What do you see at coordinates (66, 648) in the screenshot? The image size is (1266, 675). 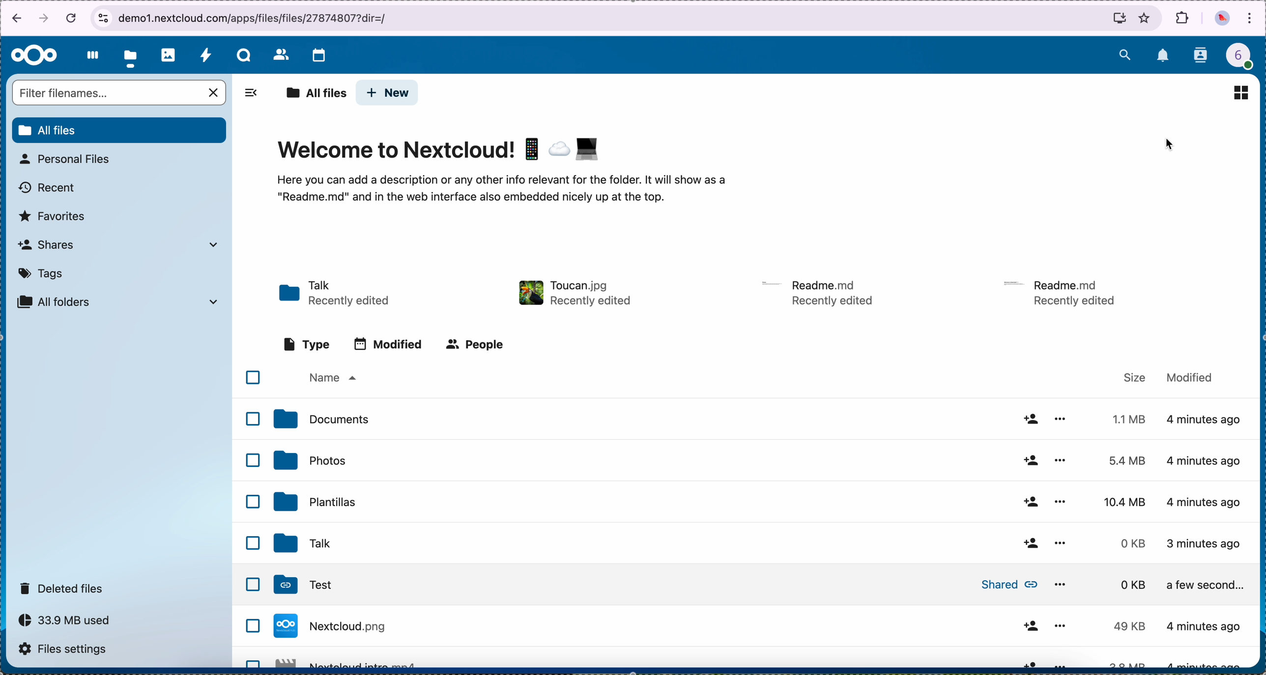 I see `files settings` at bounding box center [66, 648].